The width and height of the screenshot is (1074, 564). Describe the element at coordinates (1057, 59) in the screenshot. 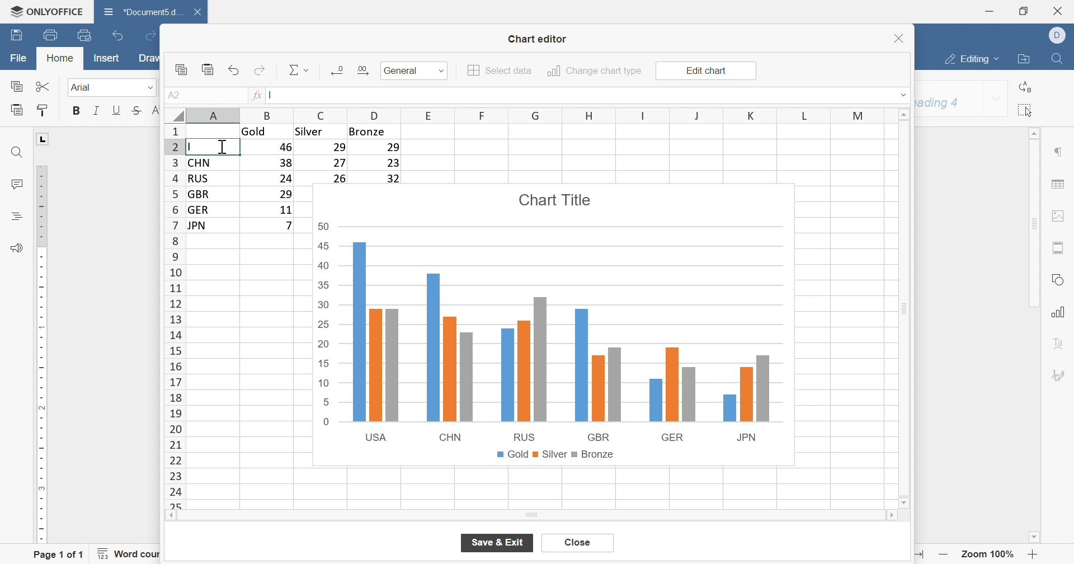

I see `find` at that location.